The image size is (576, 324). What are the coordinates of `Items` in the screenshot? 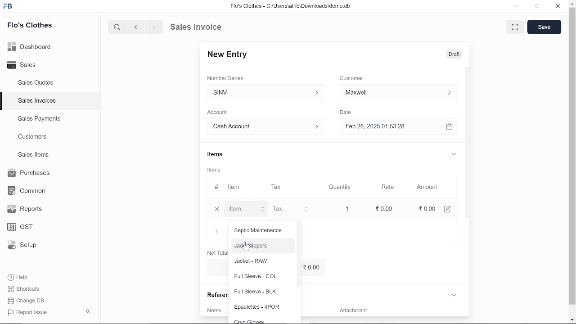 It's located at (218, 155).